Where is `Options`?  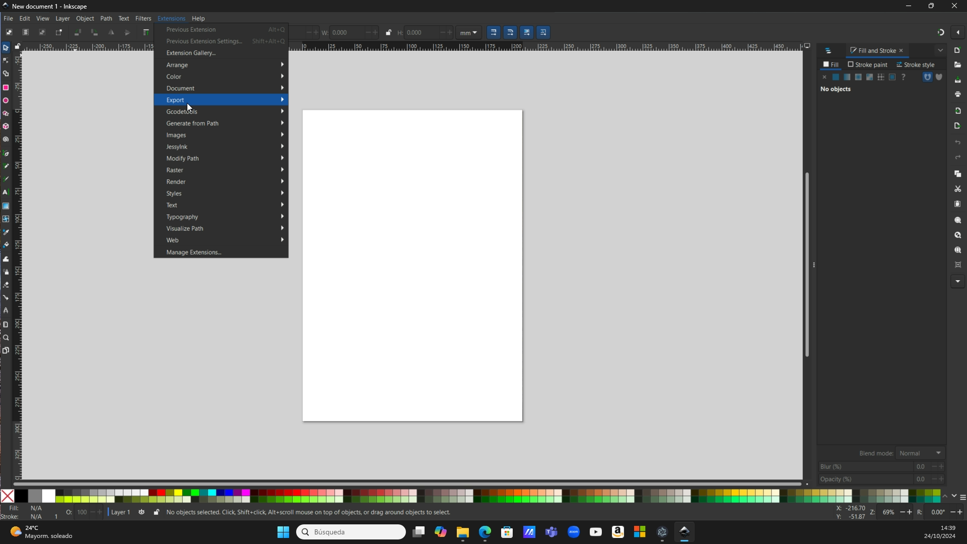 Options is located at coordinates (950, 33).